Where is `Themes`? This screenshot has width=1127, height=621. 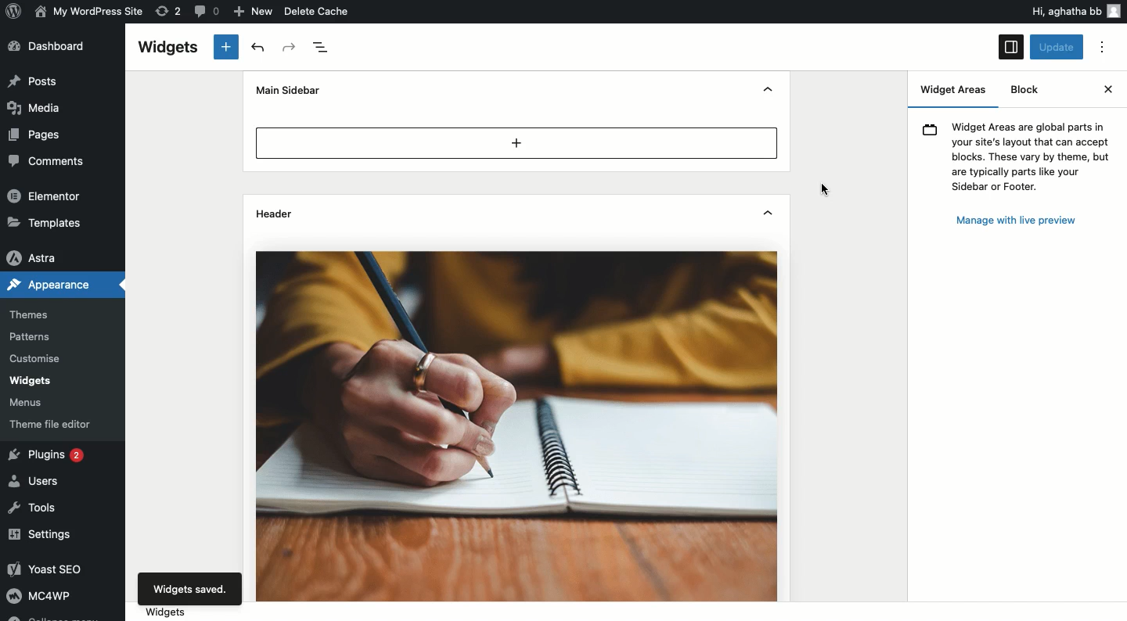 Themes is located at coordinates (29, 315).